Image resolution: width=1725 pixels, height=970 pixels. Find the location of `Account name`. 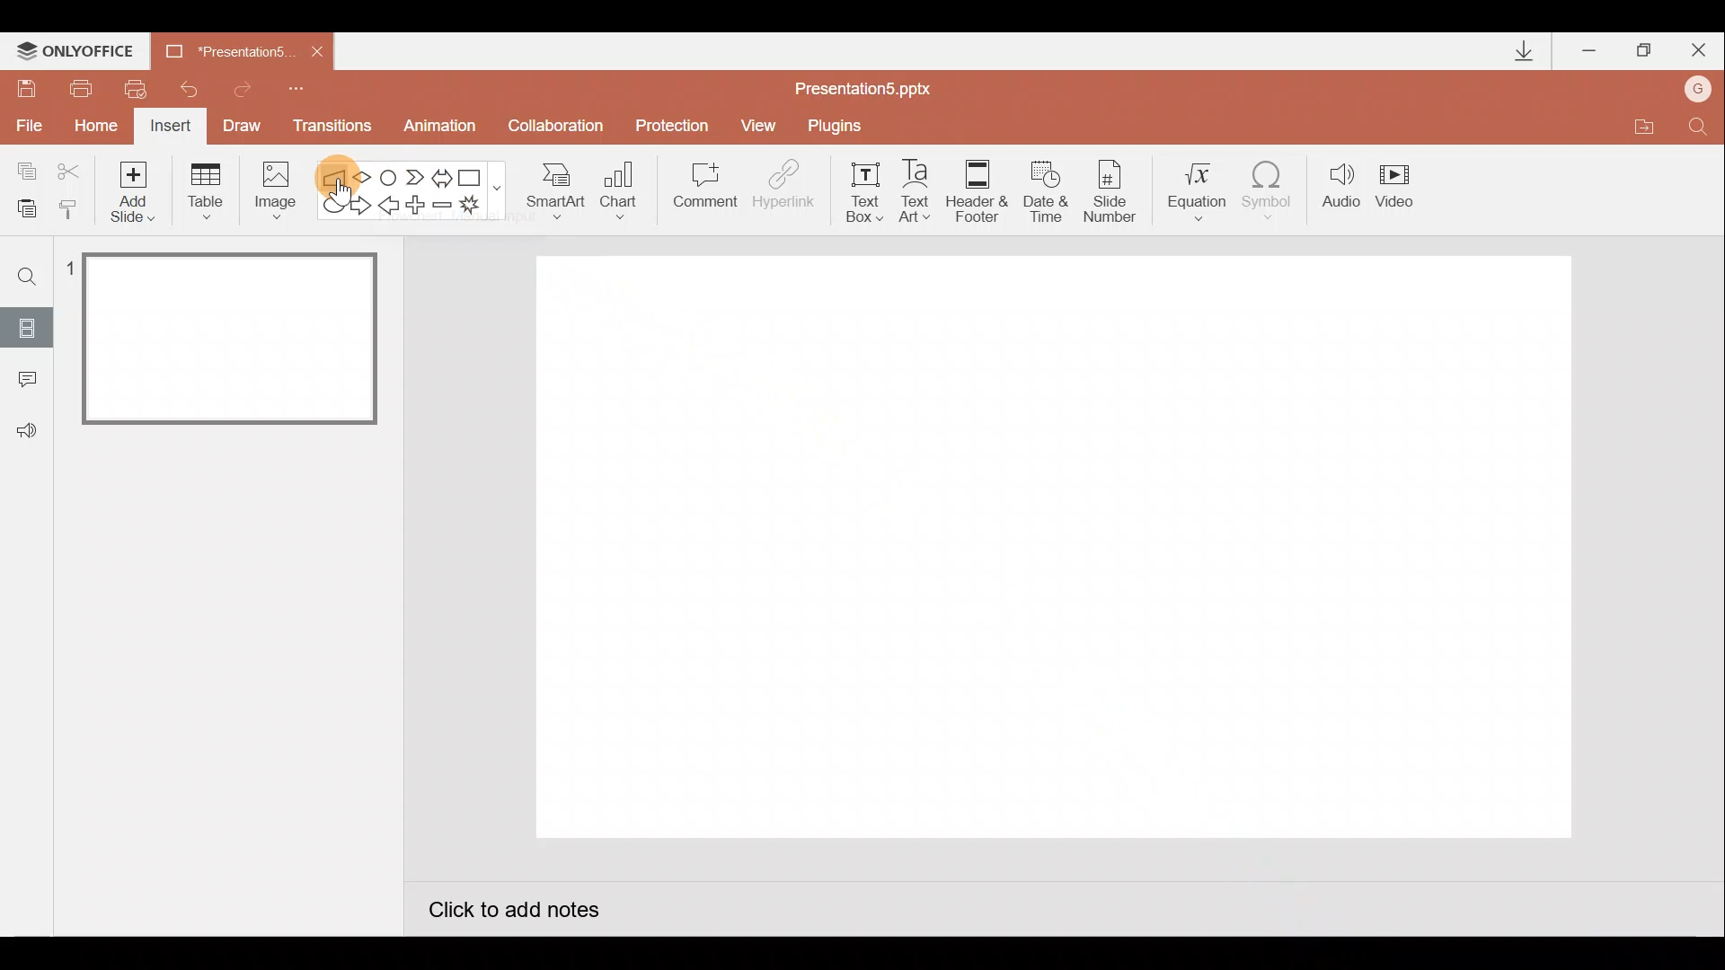

Account name is located at coordinates (1699, 91).